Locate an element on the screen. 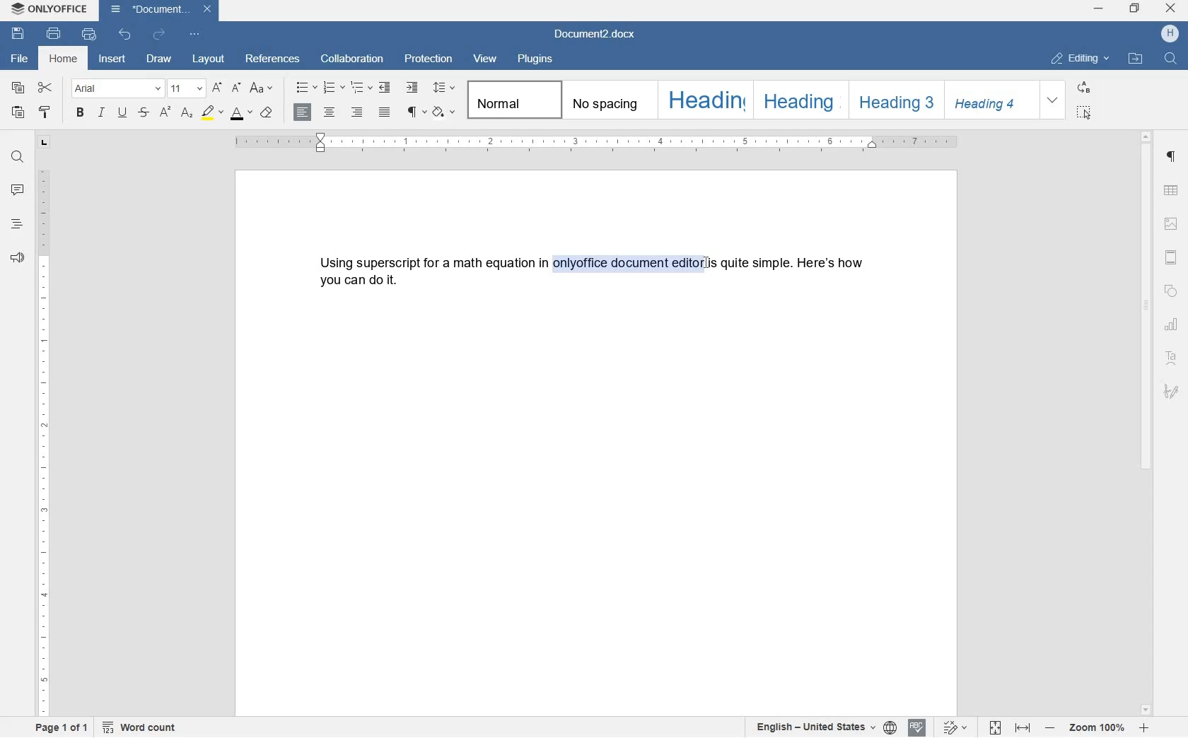 The image size is (1188, 738). font size is located at coordinates (186, 88).